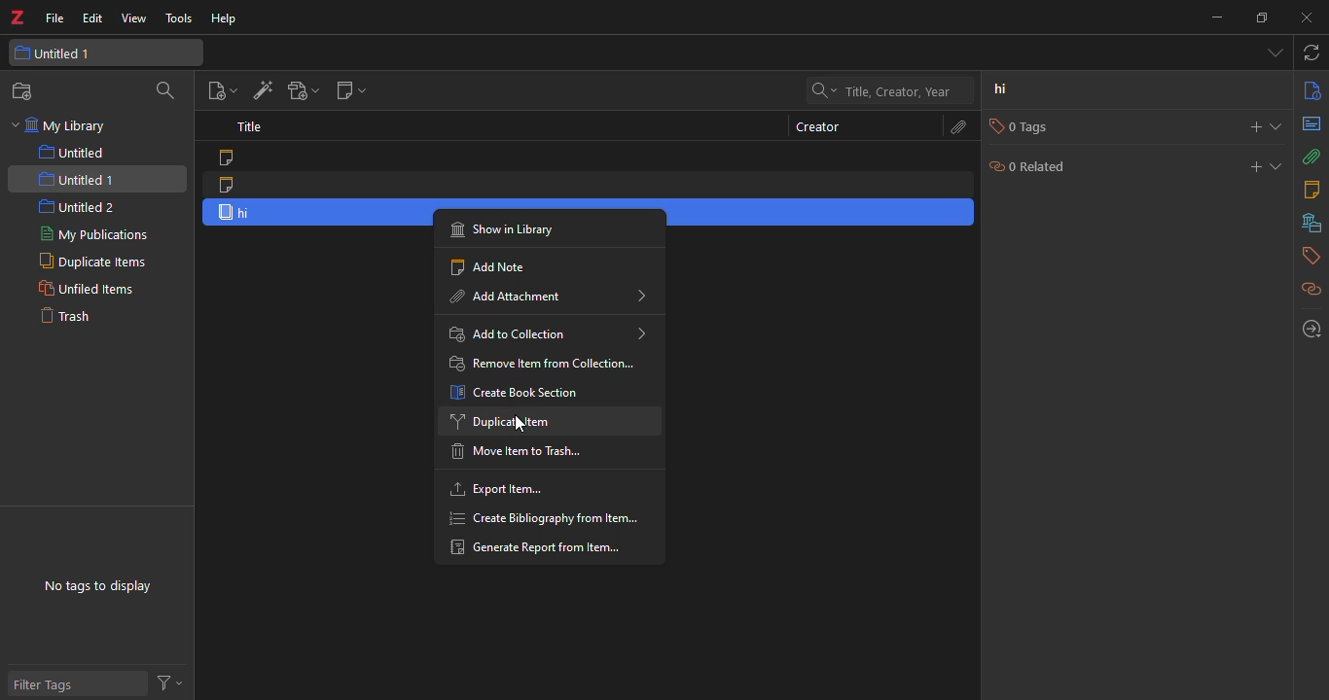  Describe the element at coordinates (228, 20) in the screenshot. I see `help` at that location.